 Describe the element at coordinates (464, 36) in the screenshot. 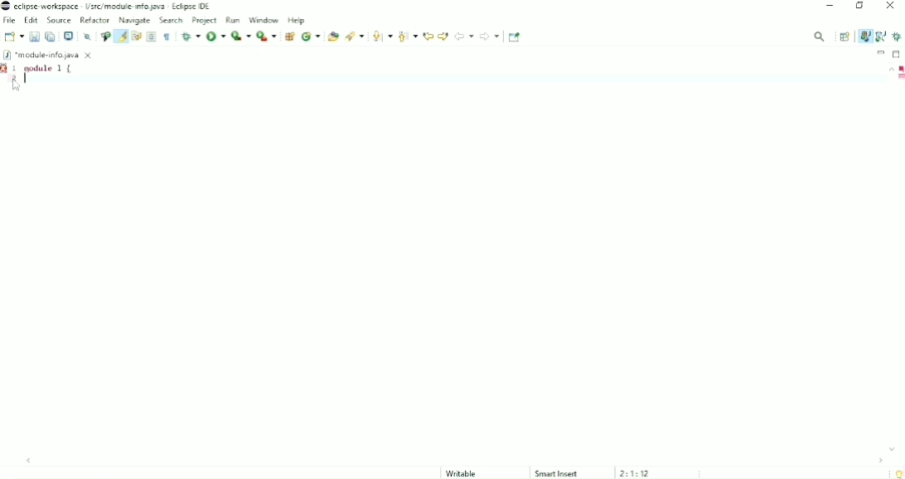

I see `Back` at that location.